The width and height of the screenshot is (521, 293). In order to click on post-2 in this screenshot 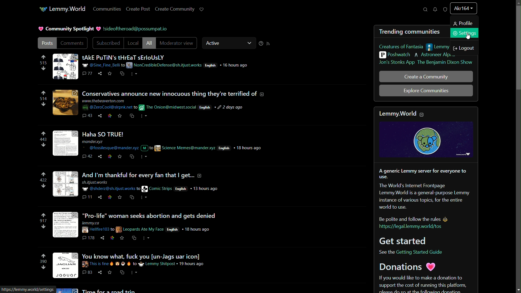, I will do `click(159, 104)`.